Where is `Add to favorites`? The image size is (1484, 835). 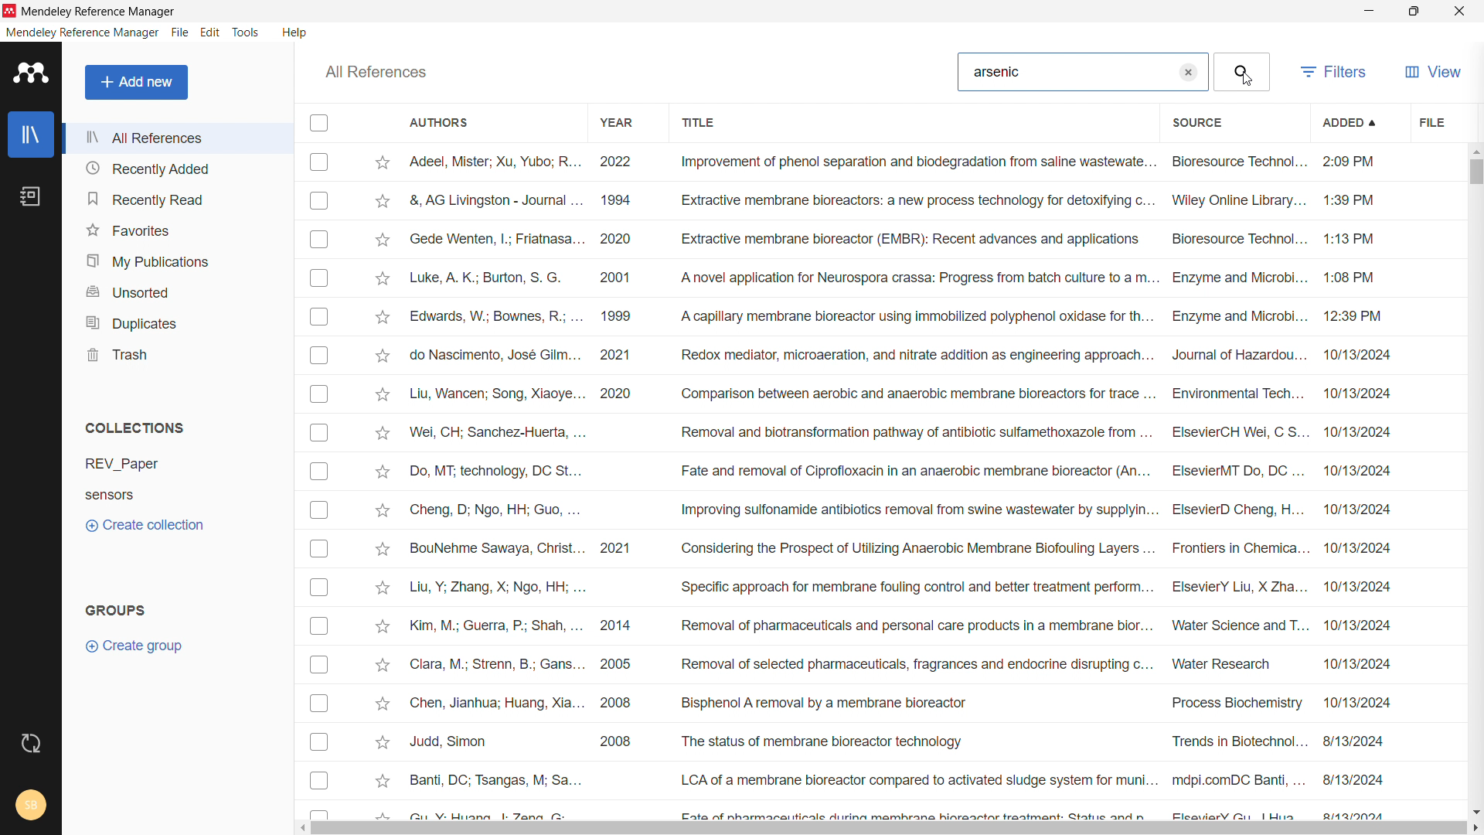
Add to favorites is located at coordinates (380, 278).